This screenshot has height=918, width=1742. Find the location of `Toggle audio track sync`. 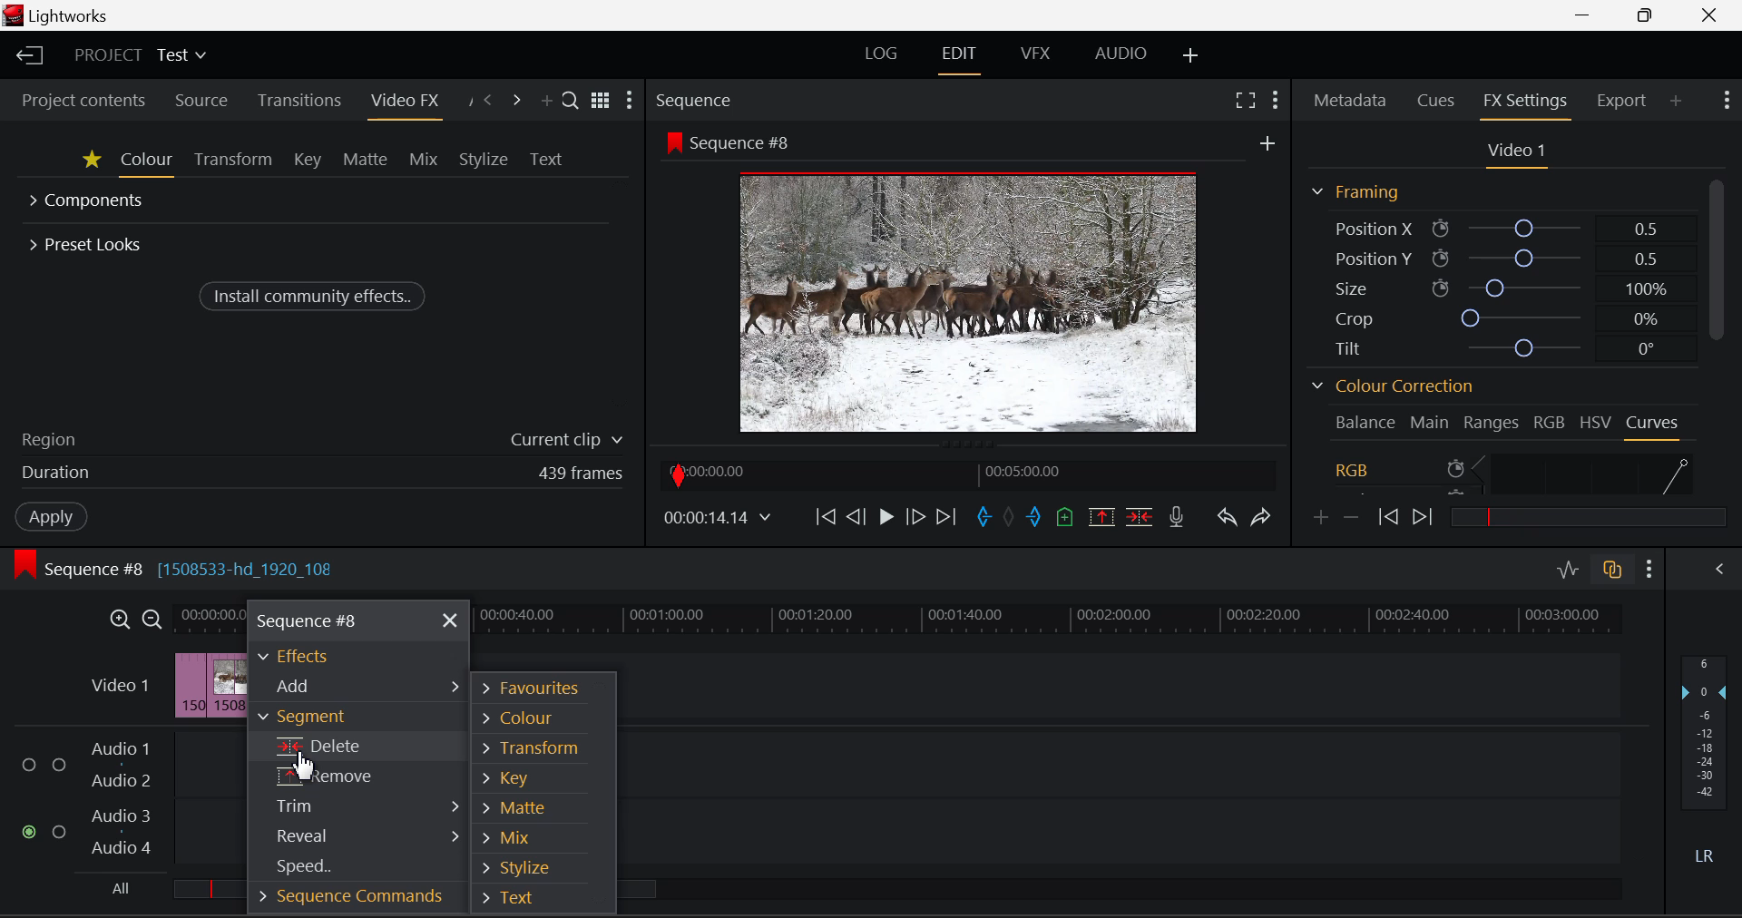

Toggle audio track sync is located at coordinates (1611, 573).